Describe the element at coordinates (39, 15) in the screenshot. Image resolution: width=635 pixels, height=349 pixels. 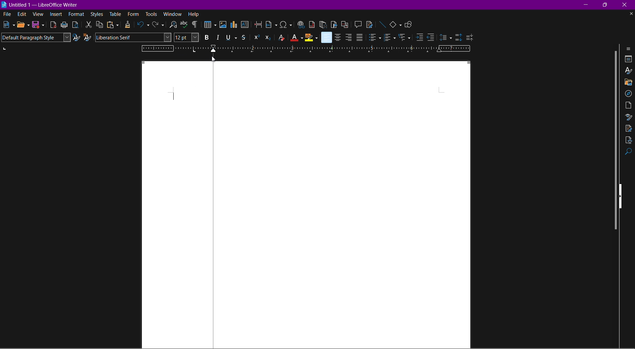
I see `view` at that location.